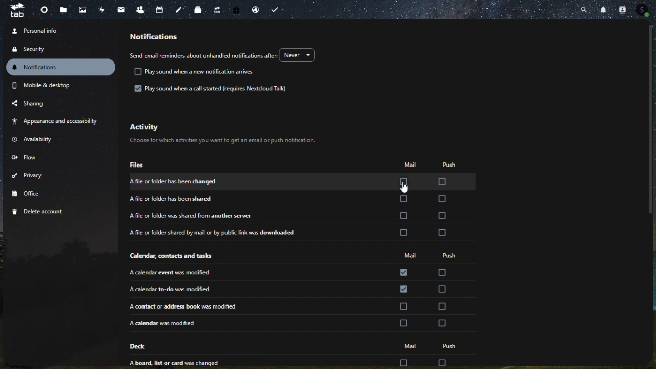 The height and width of the screenshot is (369, 656). Describe the element at coordinates (442, 304) in the screenshot. I see `check box` at that location.